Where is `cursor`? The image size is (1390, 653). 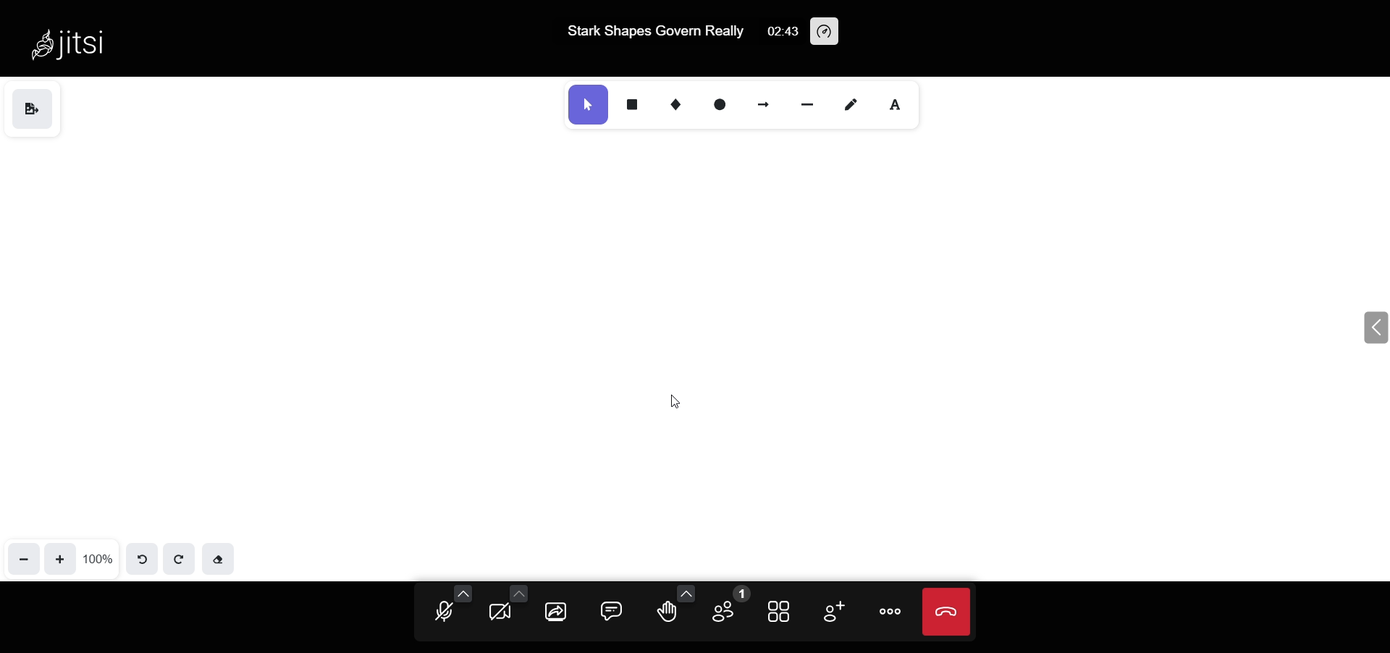
cursor is located at coordinates (660, 404).